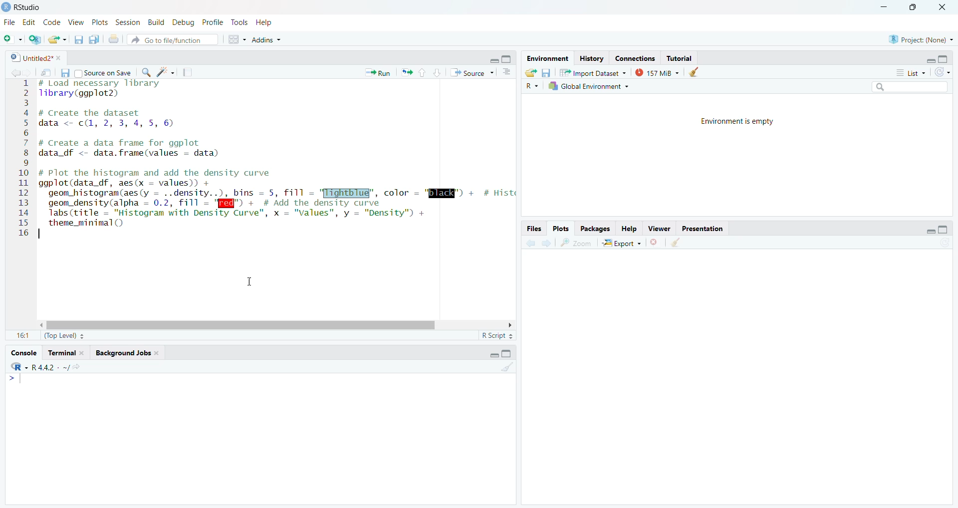  Describe the element at coordinates (60, 56) in the screenshot. I see `close` at that location.